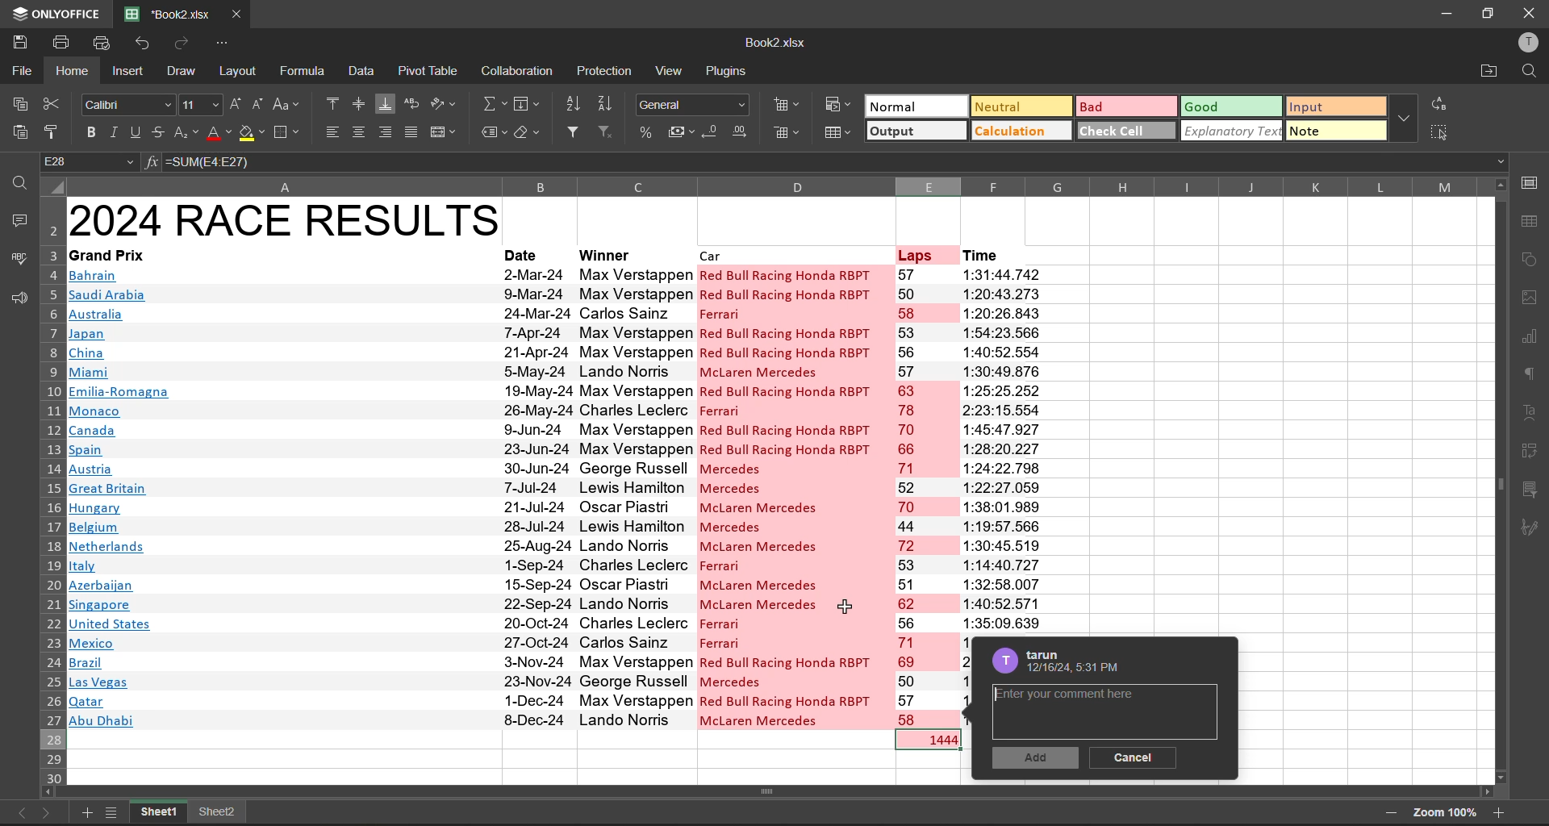 This screenshot has height=826, width=1549. I want to click on sort descending, so click(610, 102).